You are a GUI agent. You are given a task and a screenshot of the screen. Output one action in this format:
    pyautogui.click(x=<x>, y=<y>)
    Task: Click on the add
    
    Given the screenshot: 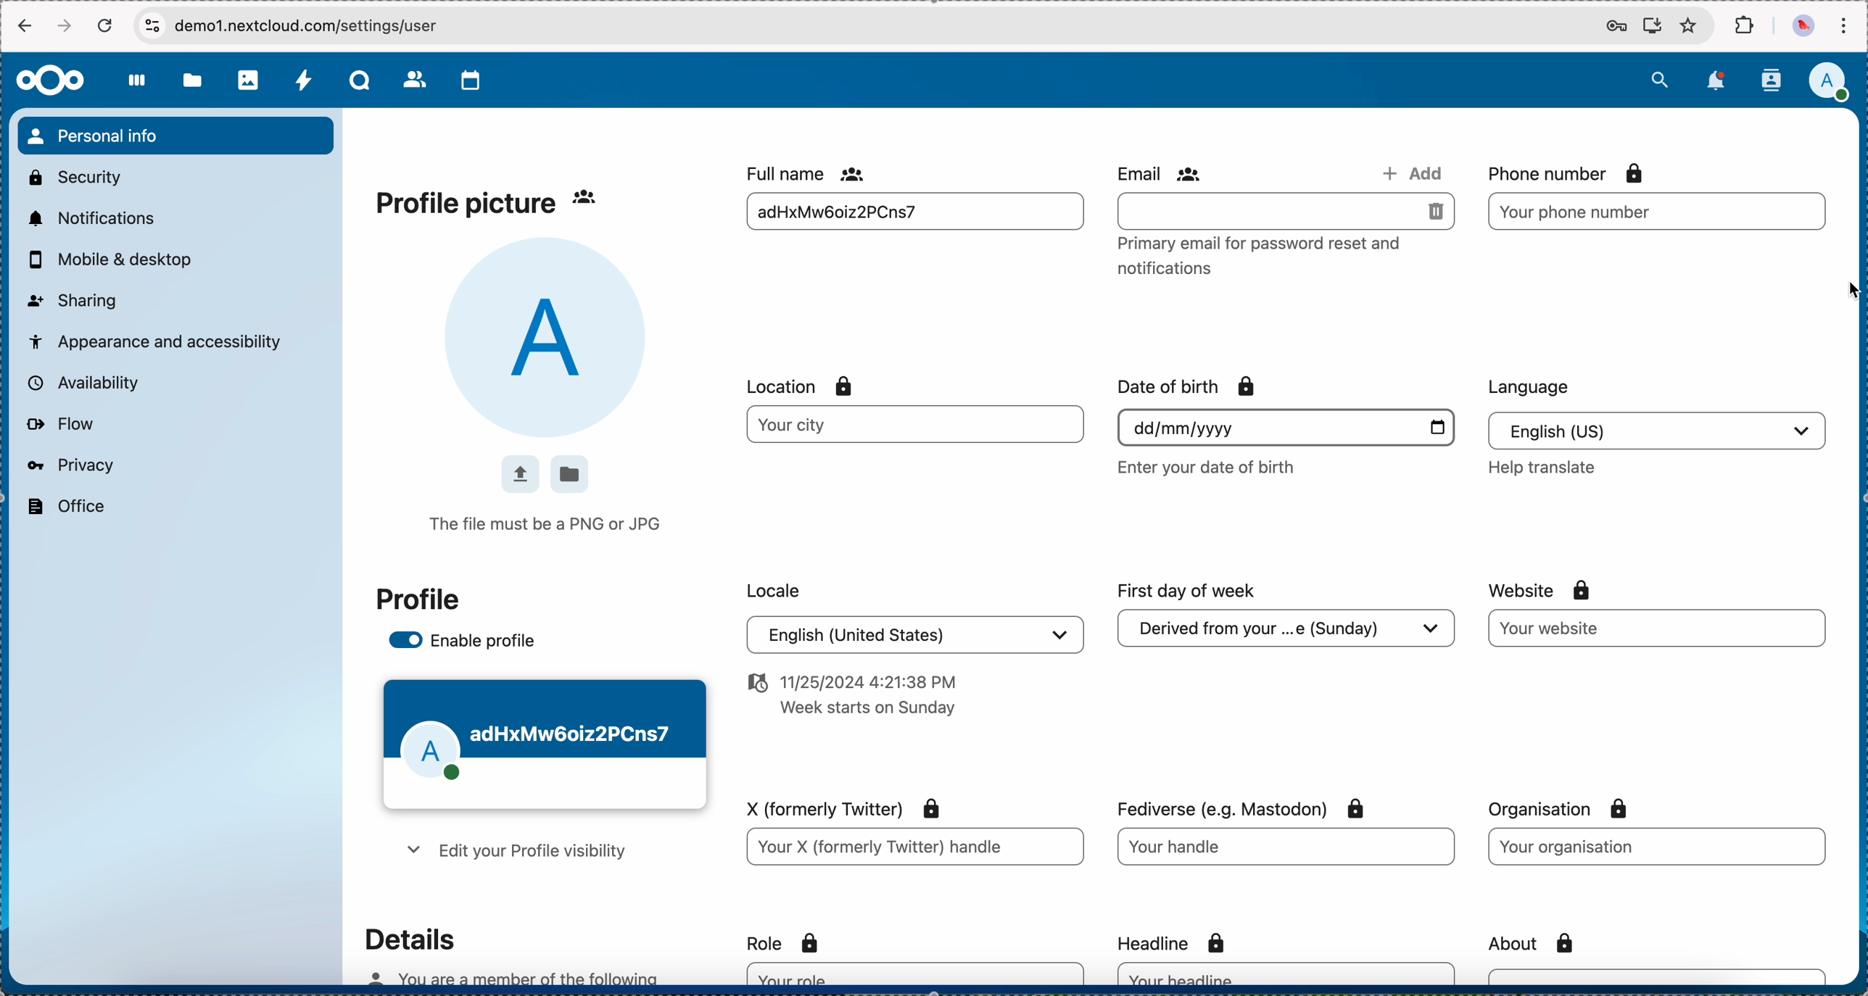 What is the action you would take?
    pyautogui.click(x=1408, y=170)
    